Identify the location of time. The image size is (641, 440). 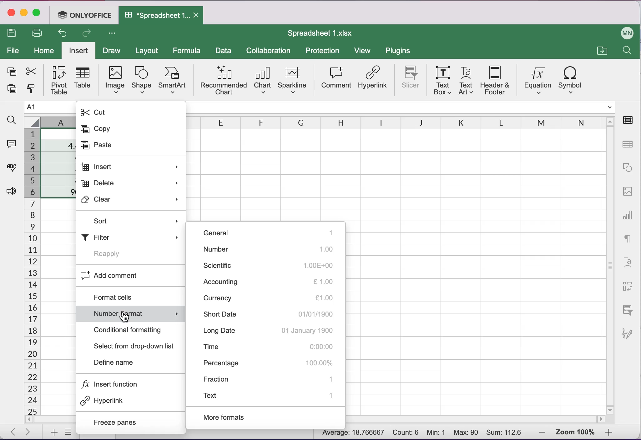
(271, 347).